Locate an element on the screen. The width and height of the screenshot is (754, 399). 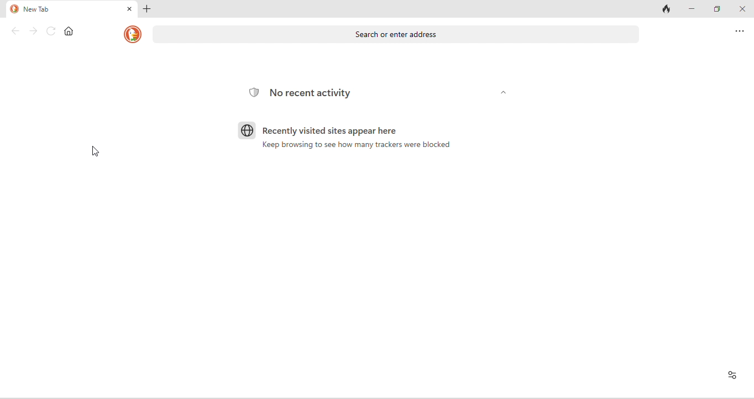
close tab and clear data is located at coordinates (667, 10).